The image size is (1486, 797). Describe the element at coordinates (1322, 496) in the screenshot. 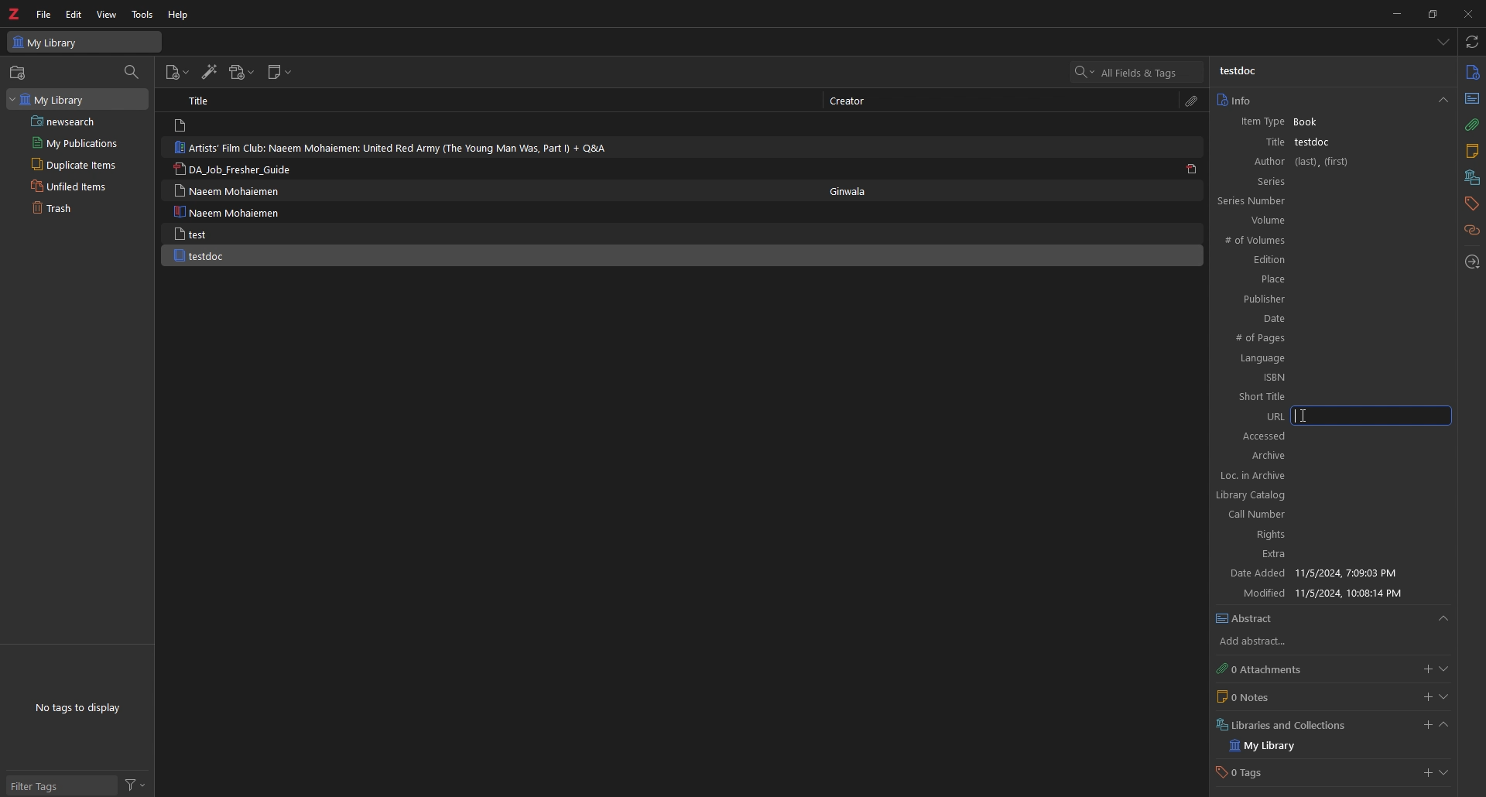

I see `Library catalog` at that location.